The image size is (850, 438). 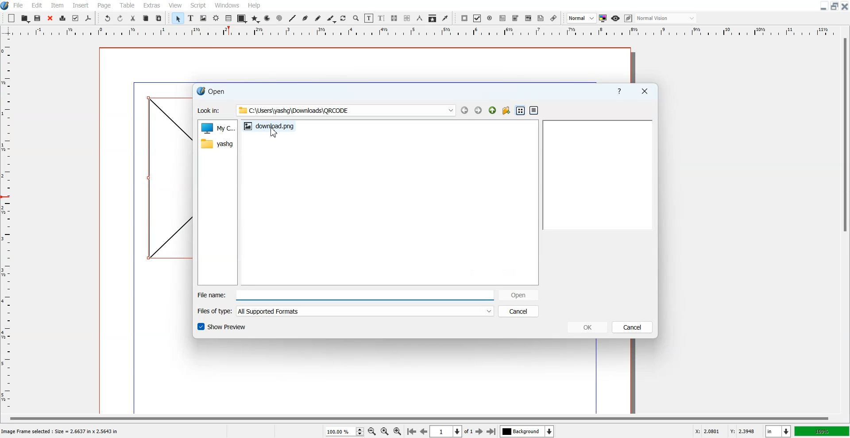 I want to click on Select current page 1, so click(x=452, y=431).